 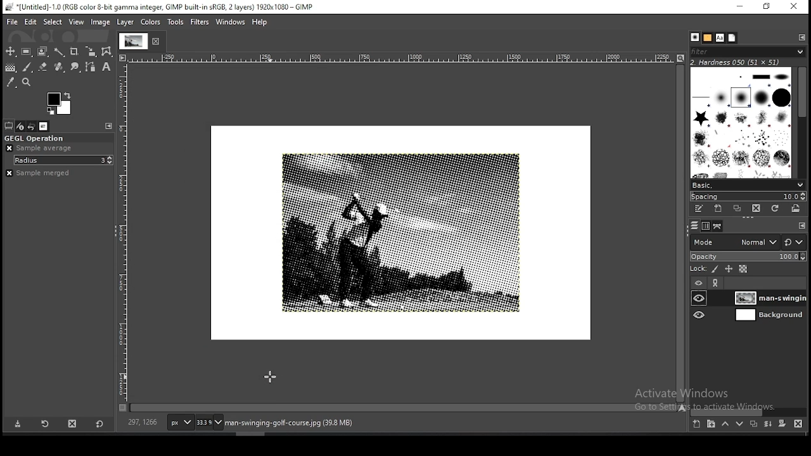 I want to click on gegl operation, so click(x=58, y=137).